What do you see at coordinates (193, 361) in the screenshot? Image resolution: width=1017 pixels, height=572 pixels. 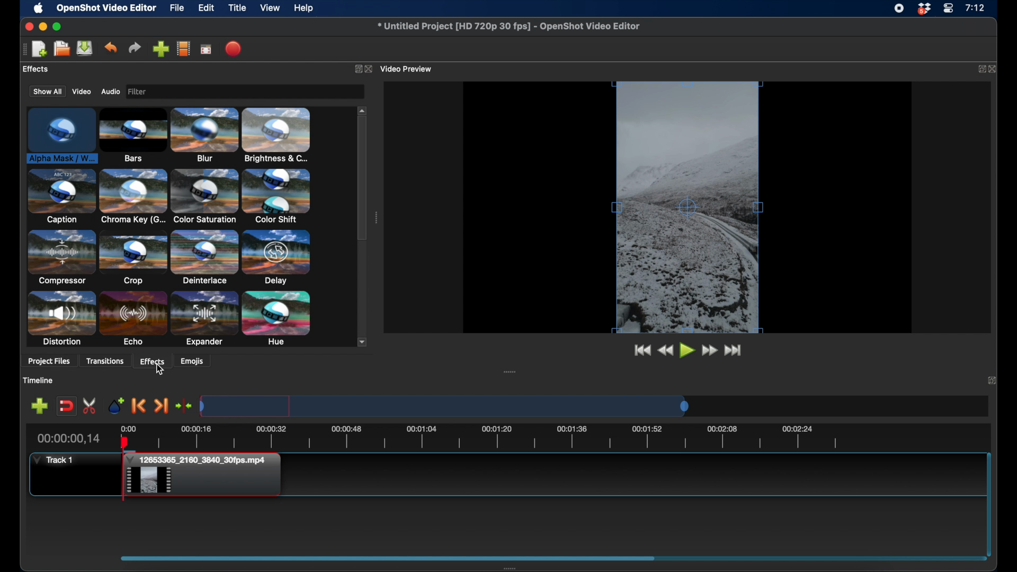 I see `emojis` at bounding box center [193, 361].